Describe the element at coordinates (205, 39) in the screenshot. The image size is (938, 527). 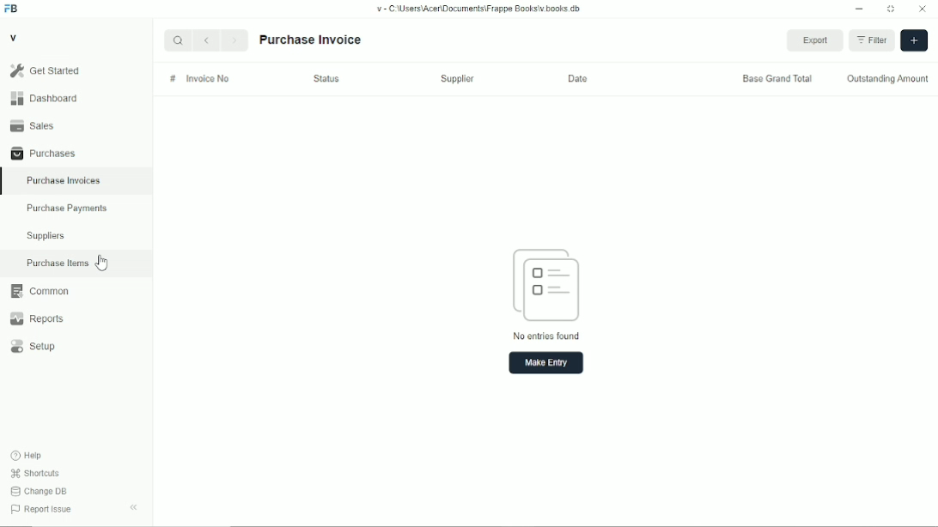
I see `Back` at that location.